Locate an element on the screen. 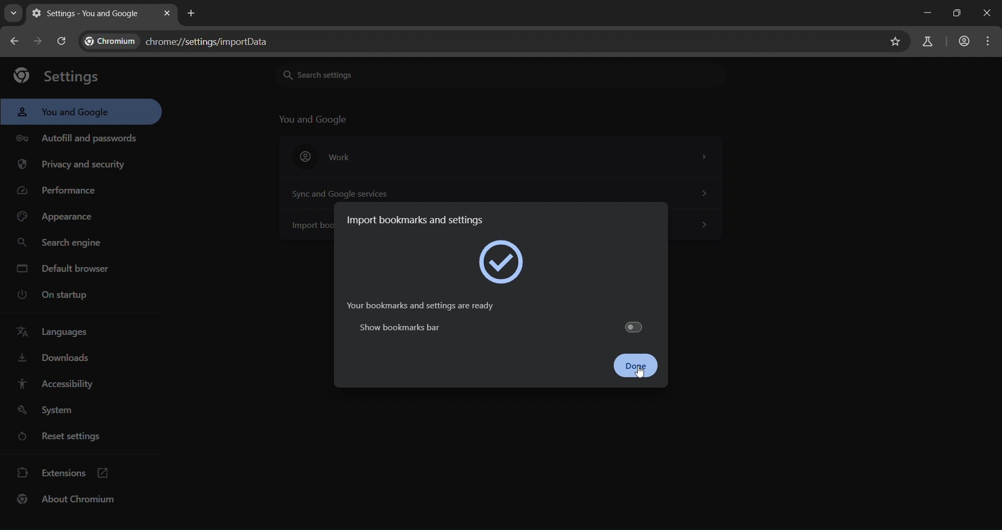 This screenshot has height=530, width=1002. go back page is located at coordinates (17, 41).